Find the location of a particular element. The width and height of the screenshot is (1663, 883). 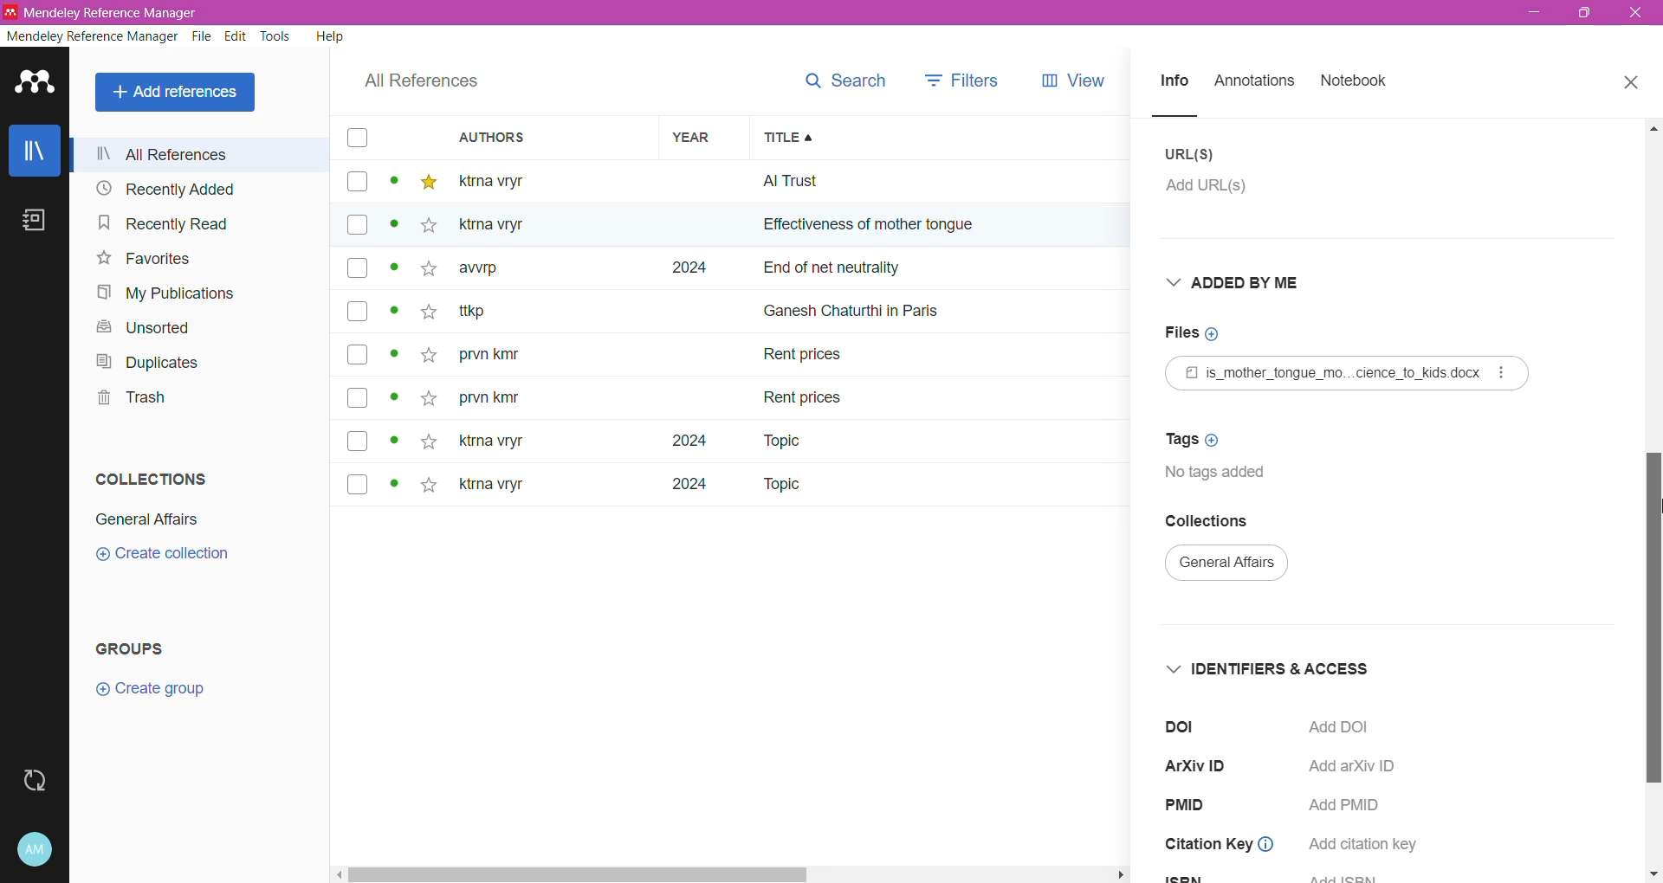

PMID is located at coordinates (1191, 805).